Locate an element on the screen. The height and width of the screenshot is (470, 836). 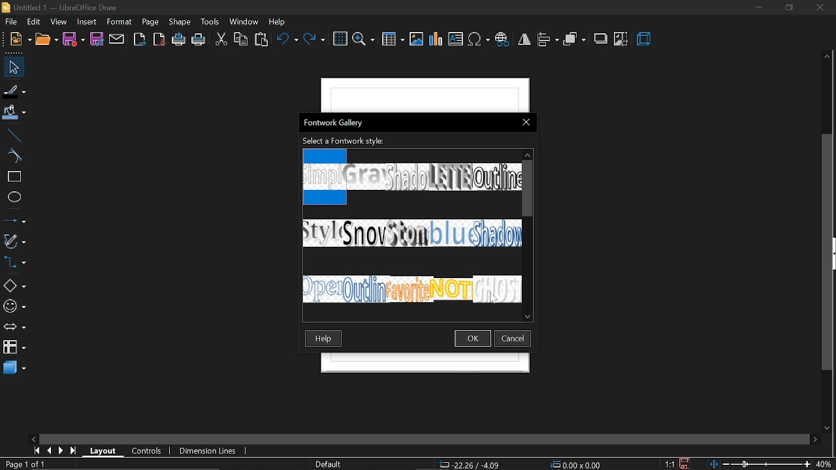
go to last page is located at coordinates (71, 451).